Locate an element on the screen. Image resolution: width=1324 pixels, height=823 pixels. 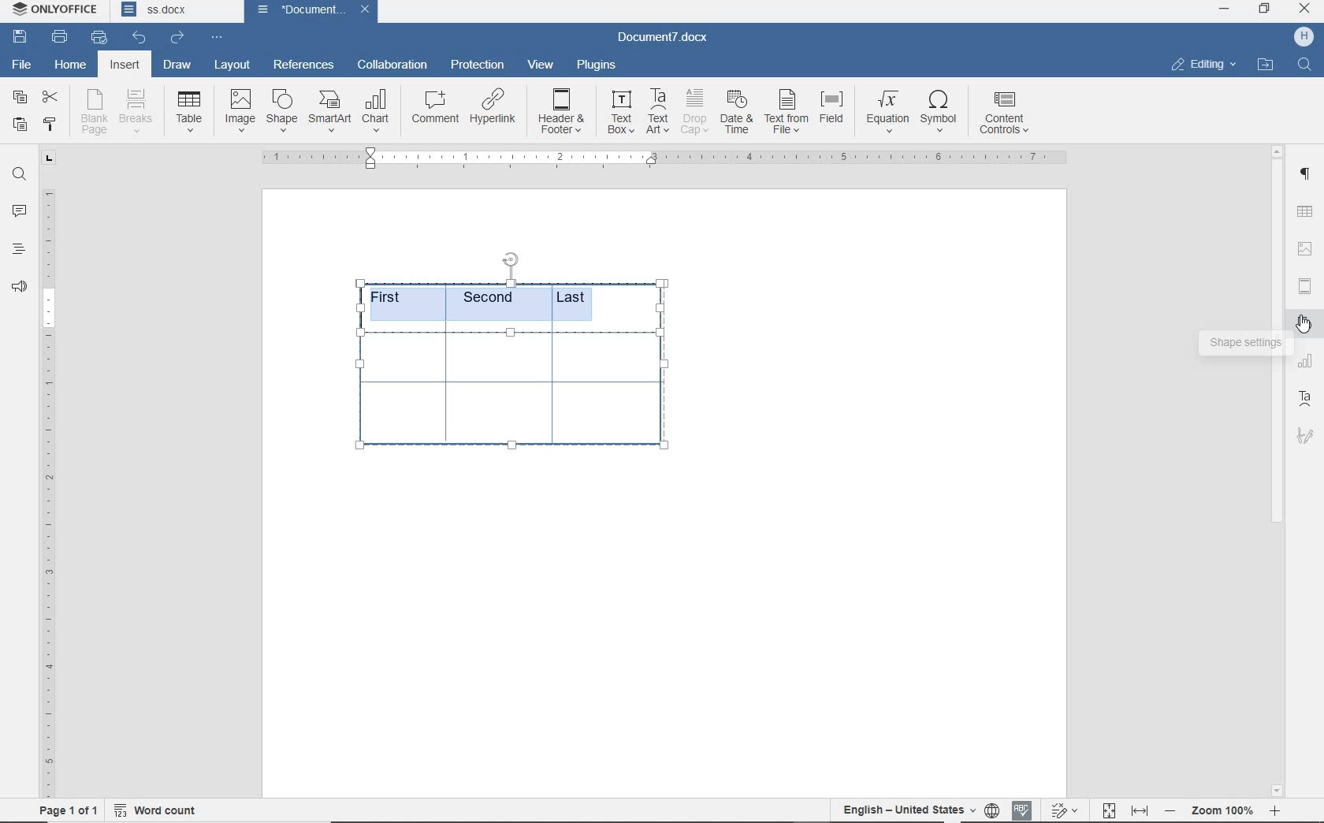
TABLE is located at coordinates (1304, 211).